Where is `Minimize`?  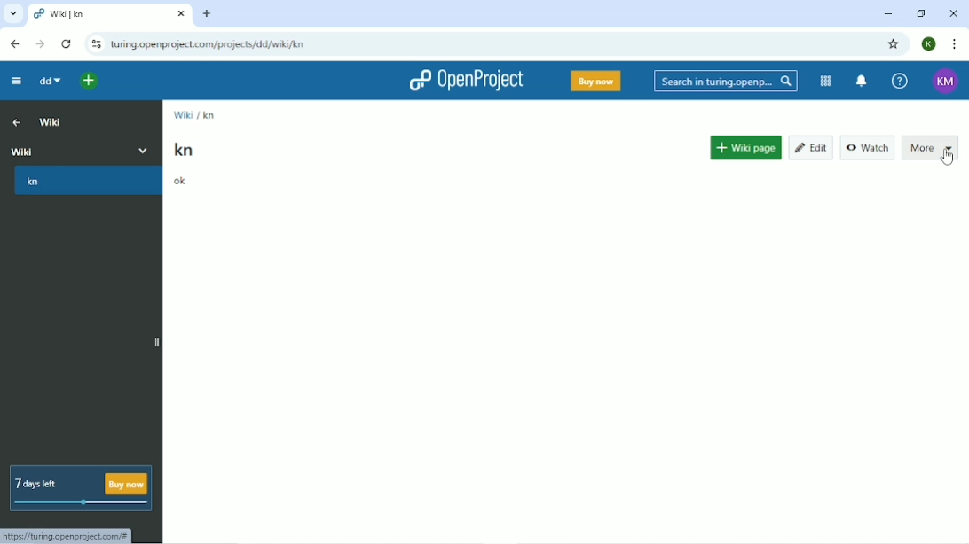
Minimize is located at coordinates (886, 13).